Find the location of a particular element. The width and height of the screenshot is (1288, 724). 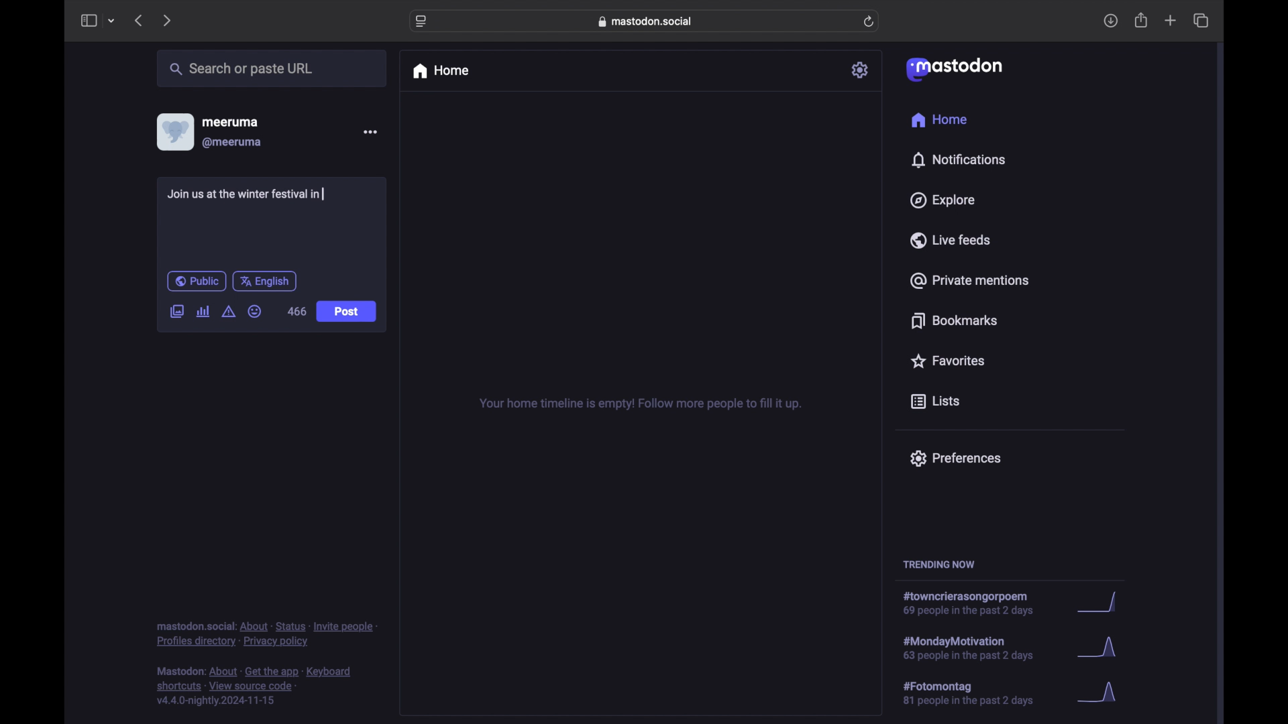

live feeds is located at coordinates (951, 240).